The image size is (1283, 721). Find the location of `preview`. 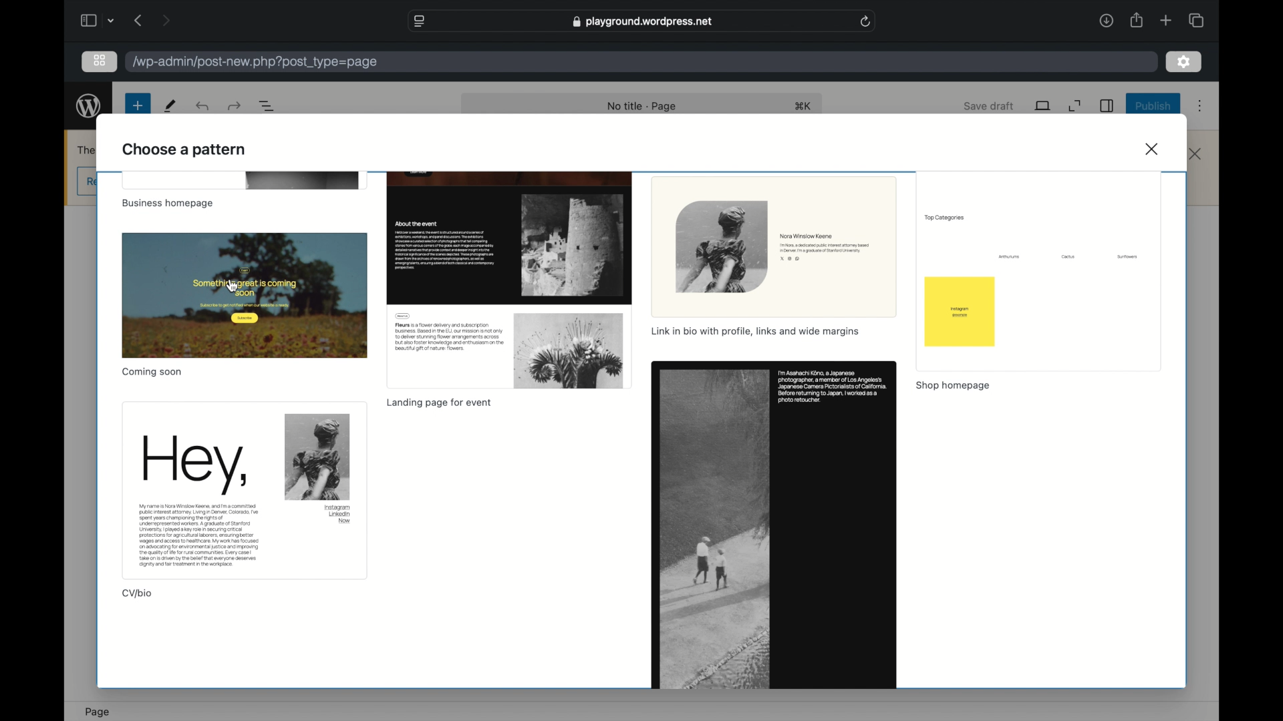

preview is located at coordinates (1041, 270).